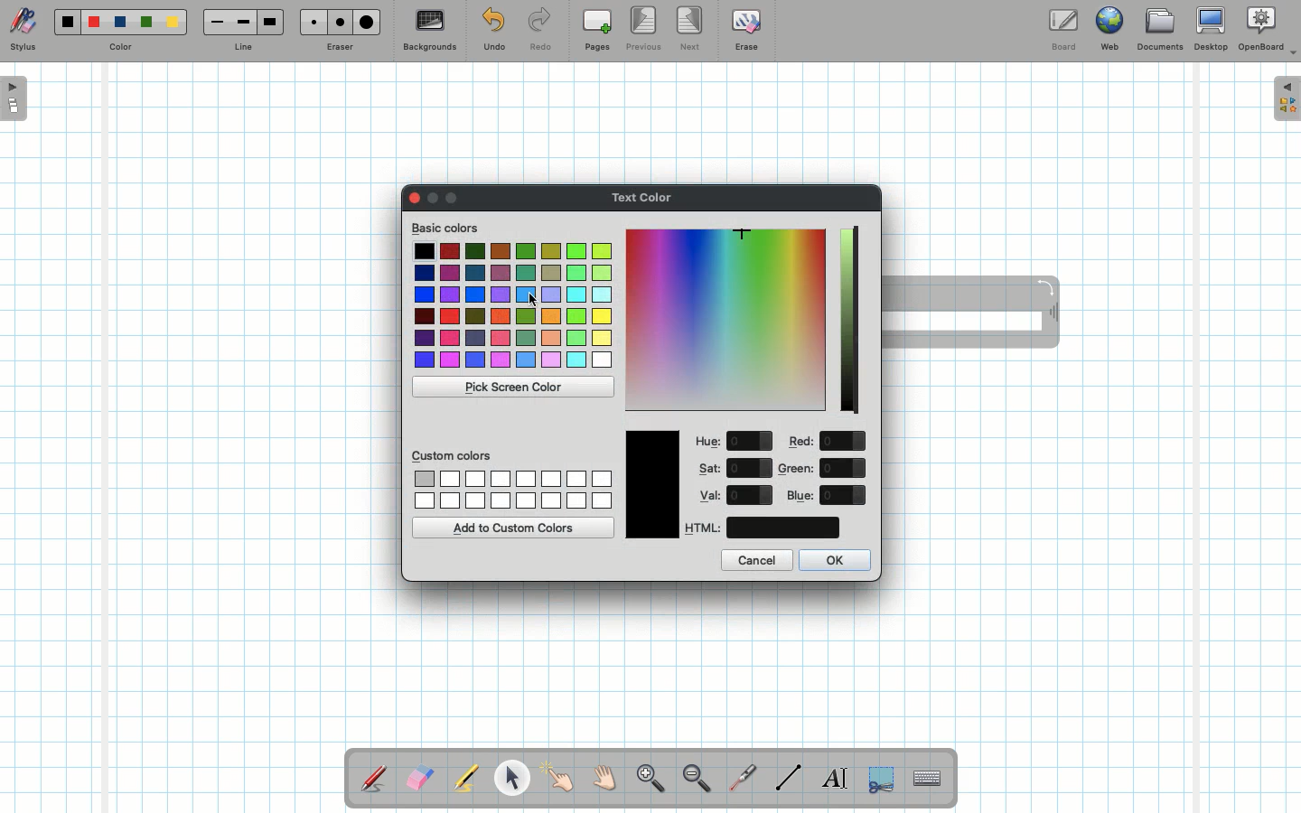 This screenshot has height=813, width=1301. I want to click on Eraser, so click(339, 49).